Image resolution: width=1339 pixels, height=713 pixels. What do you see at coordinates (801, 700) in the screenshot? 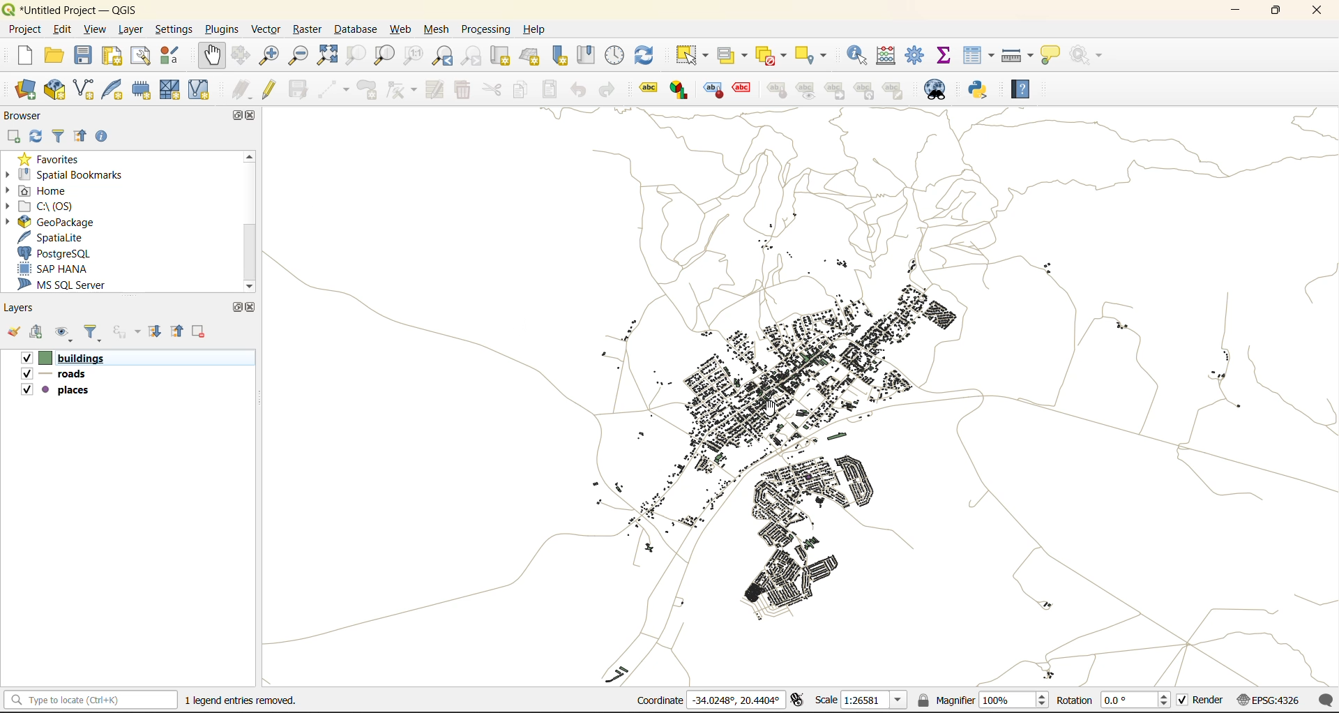
I see `toggle extensions` at bounding box center [801, 700].